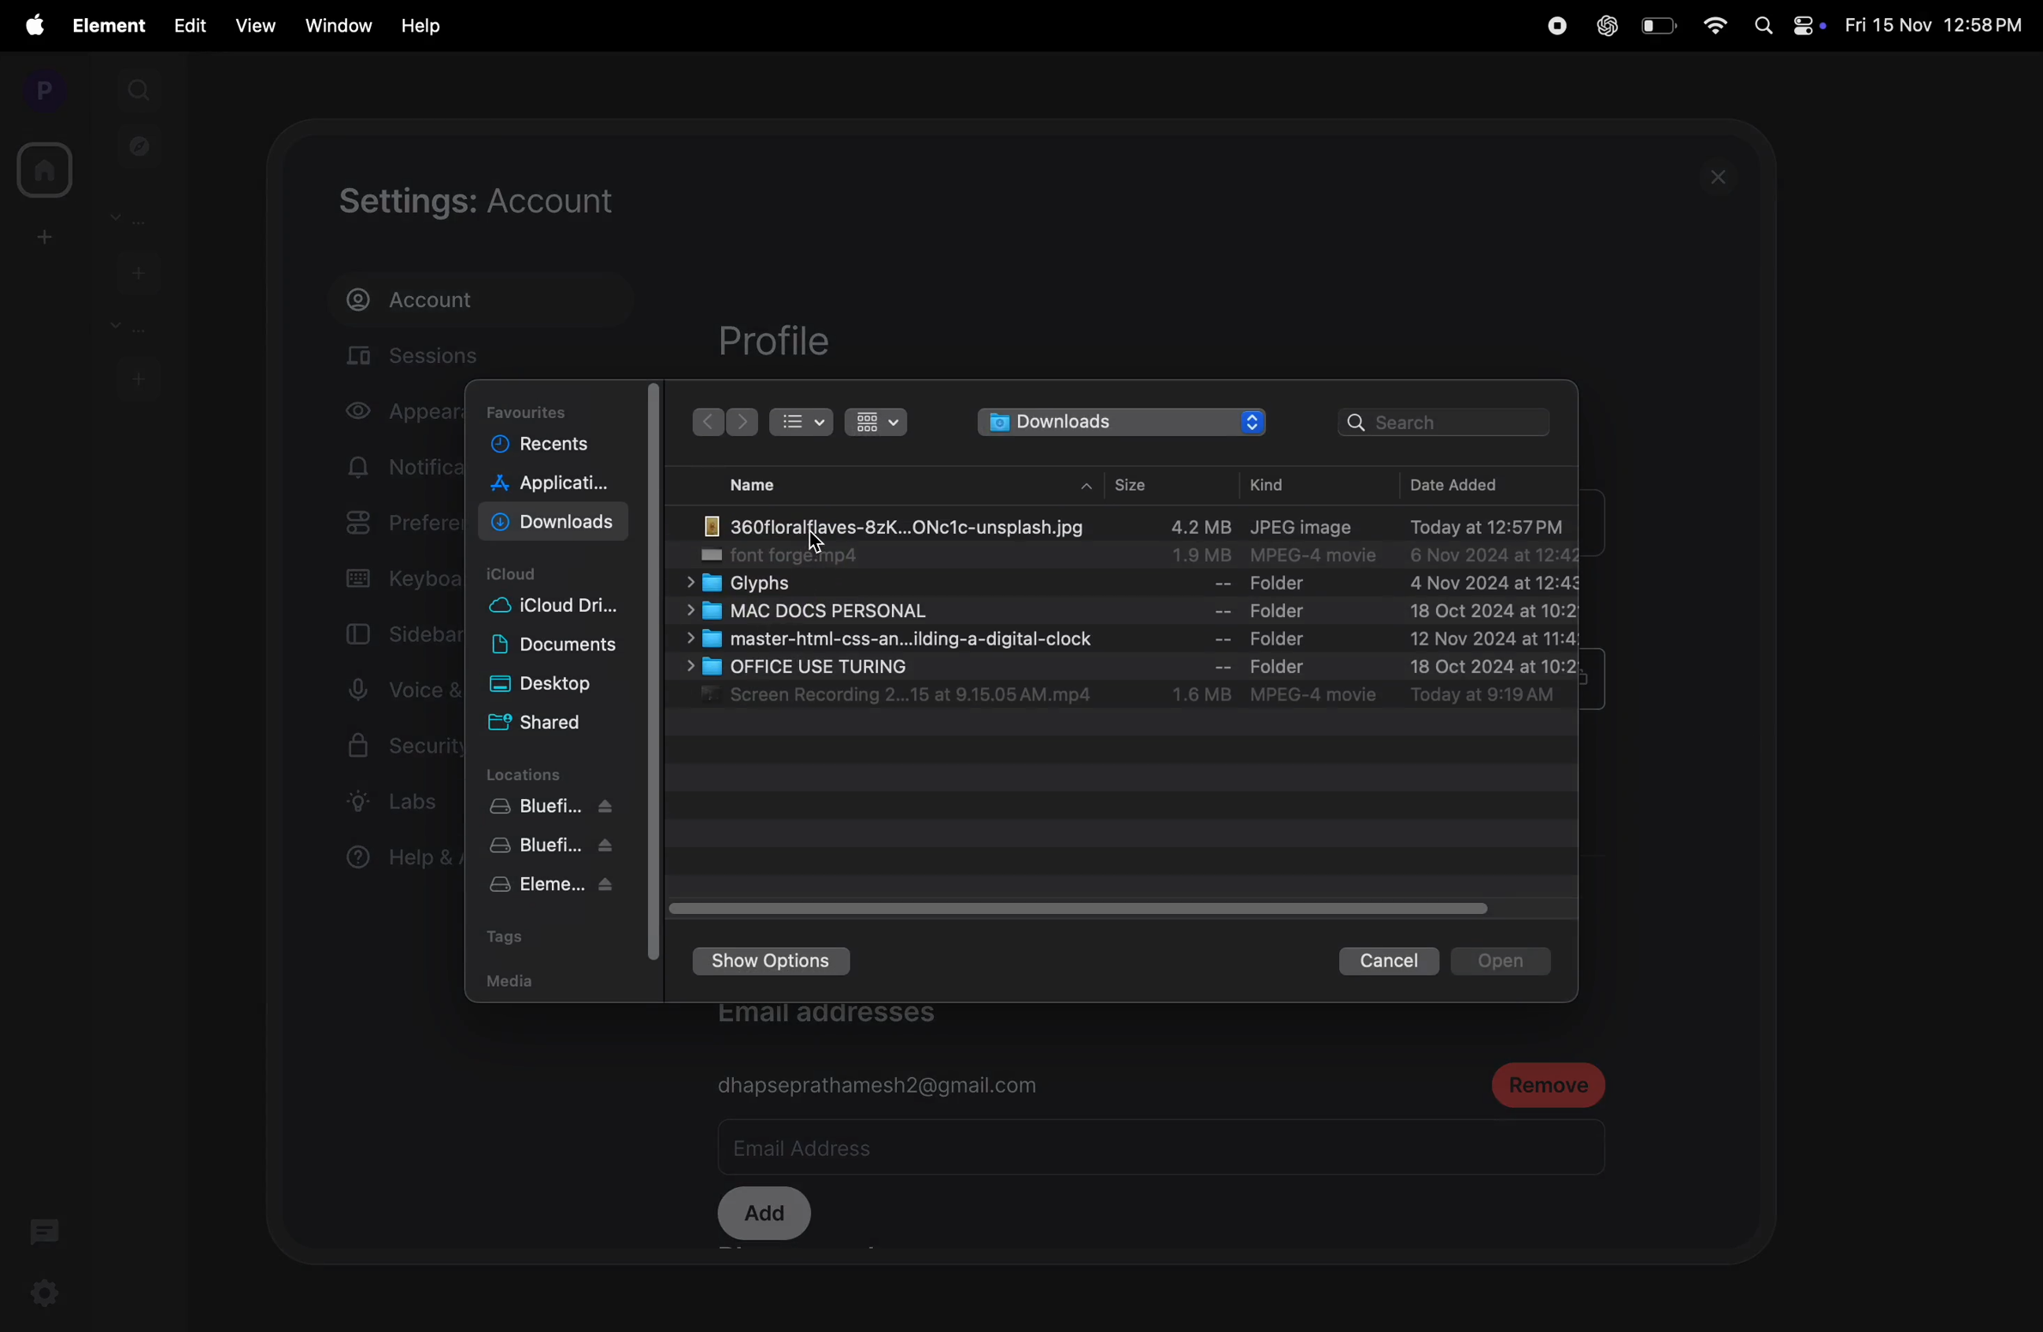 The height and width of the screenshot is (1332, 2043). I want to click on table view, so click(882, 423).